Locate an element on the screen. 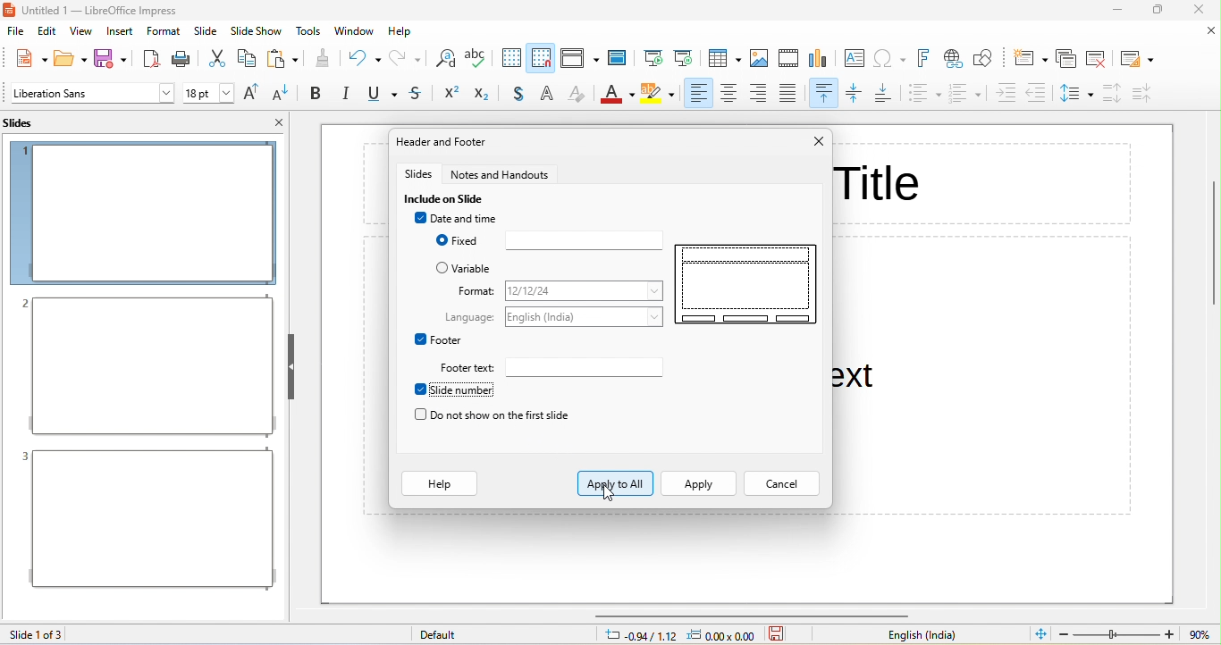 The height and width of the screenshot is (645, 1221). Checkbox is located at coordinates (419, 415).